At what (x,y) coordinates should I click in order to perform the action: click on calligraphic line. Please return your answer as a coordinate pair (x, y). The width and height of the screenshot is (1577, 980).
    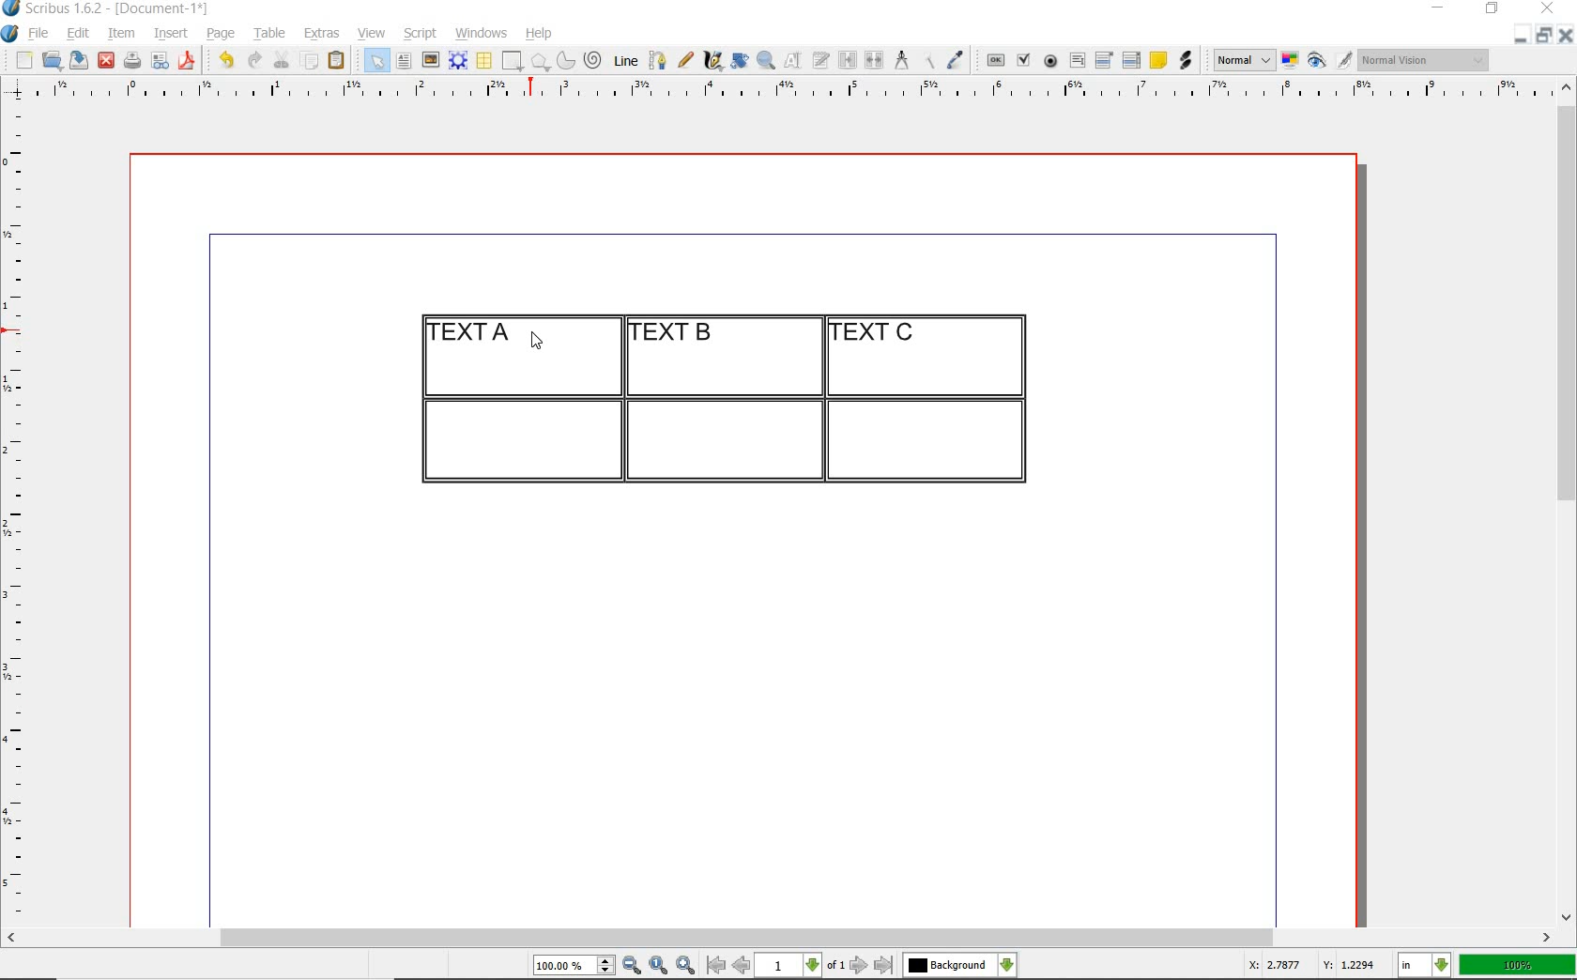
    Looking at the image, I should click on (714, 60).